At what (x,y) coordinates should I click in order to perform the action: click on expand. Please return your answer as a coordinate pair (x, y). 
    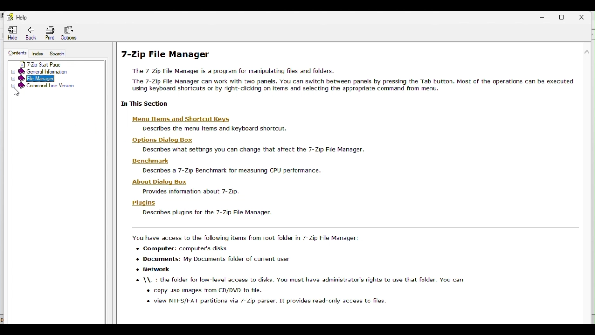
    Looking at the image, I should click on (12, 80).